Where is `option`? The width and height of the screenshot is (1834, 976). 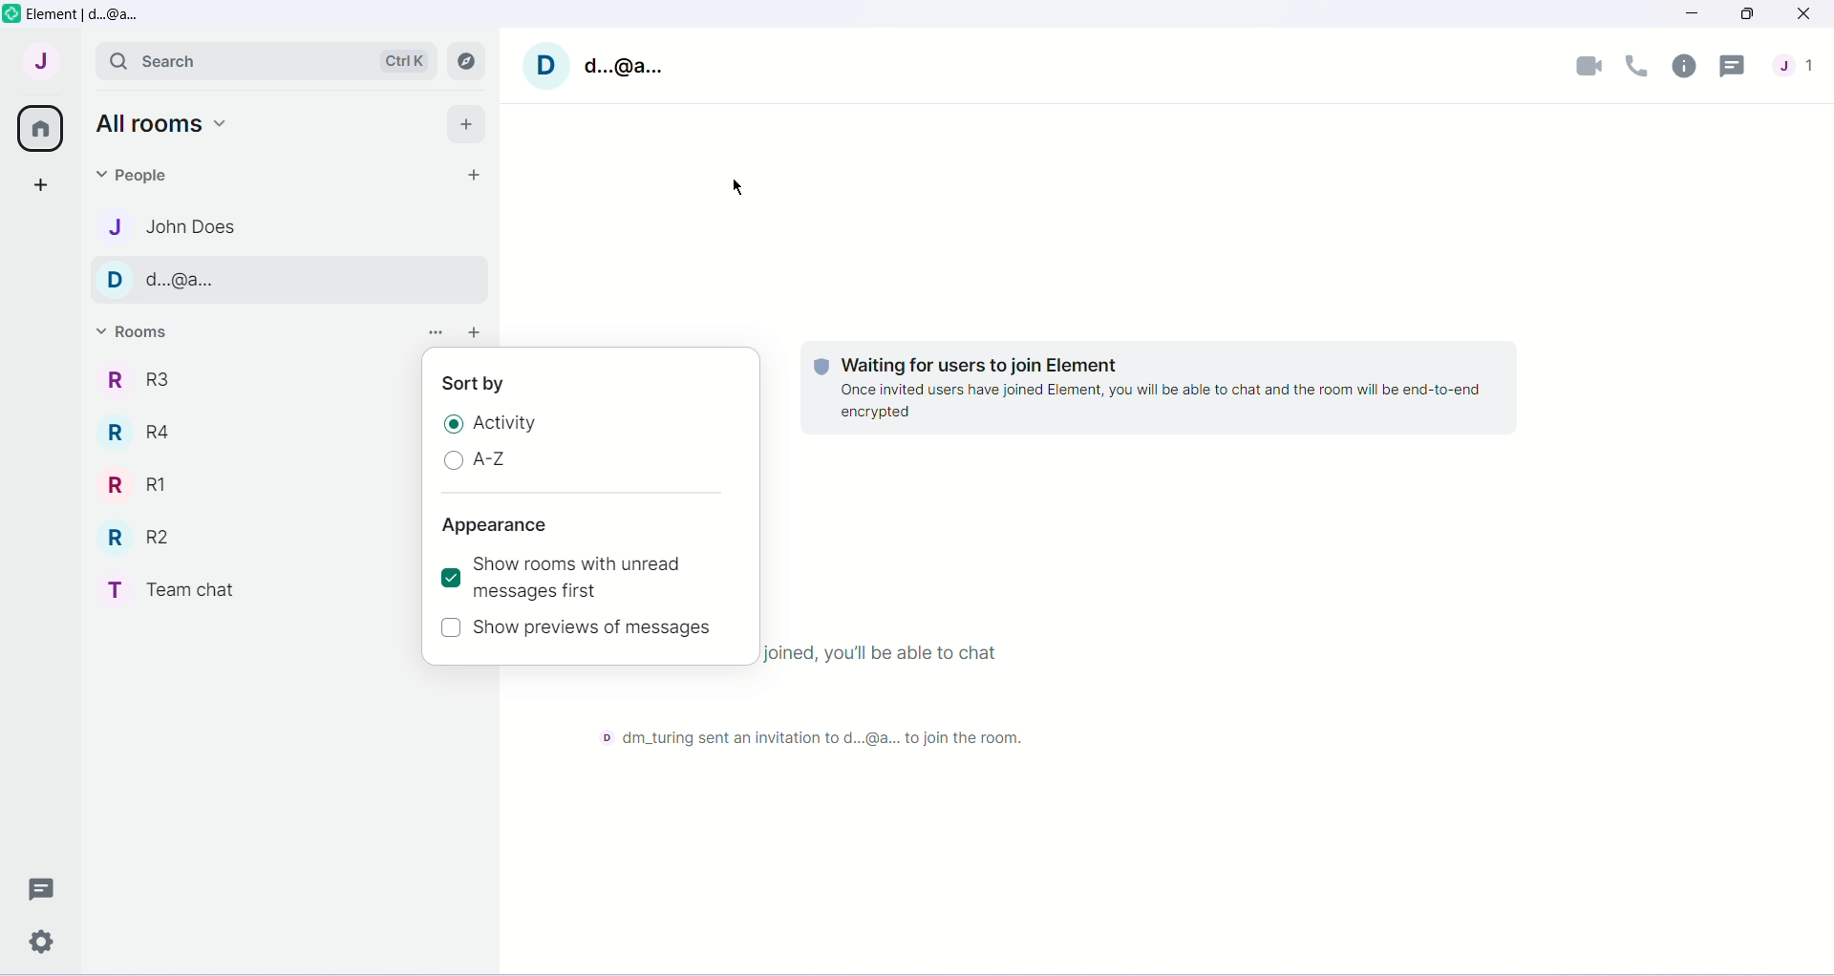 option is located at coordinates (428, 330).